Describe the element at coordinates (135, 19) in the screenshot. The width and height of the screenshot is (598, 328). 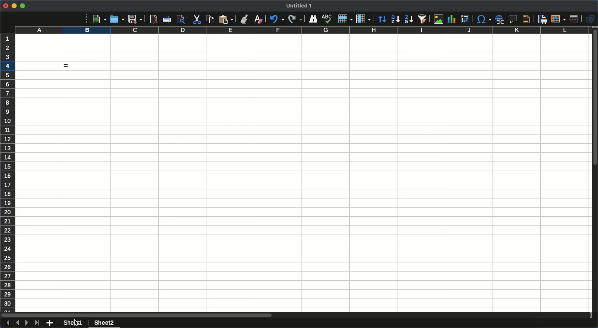
I see `Save` at that location.